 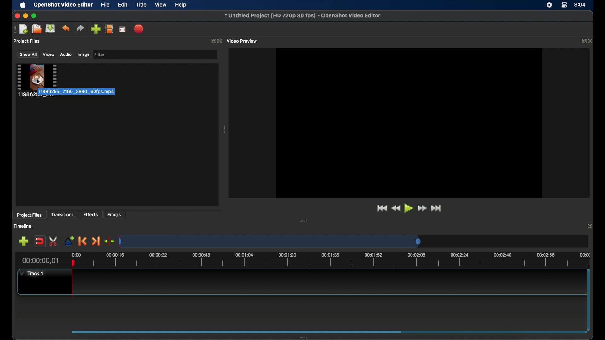 What do you see at coordinates (66, 28) in the screenshot?
I see `undo` at bounding box center [66, 28].